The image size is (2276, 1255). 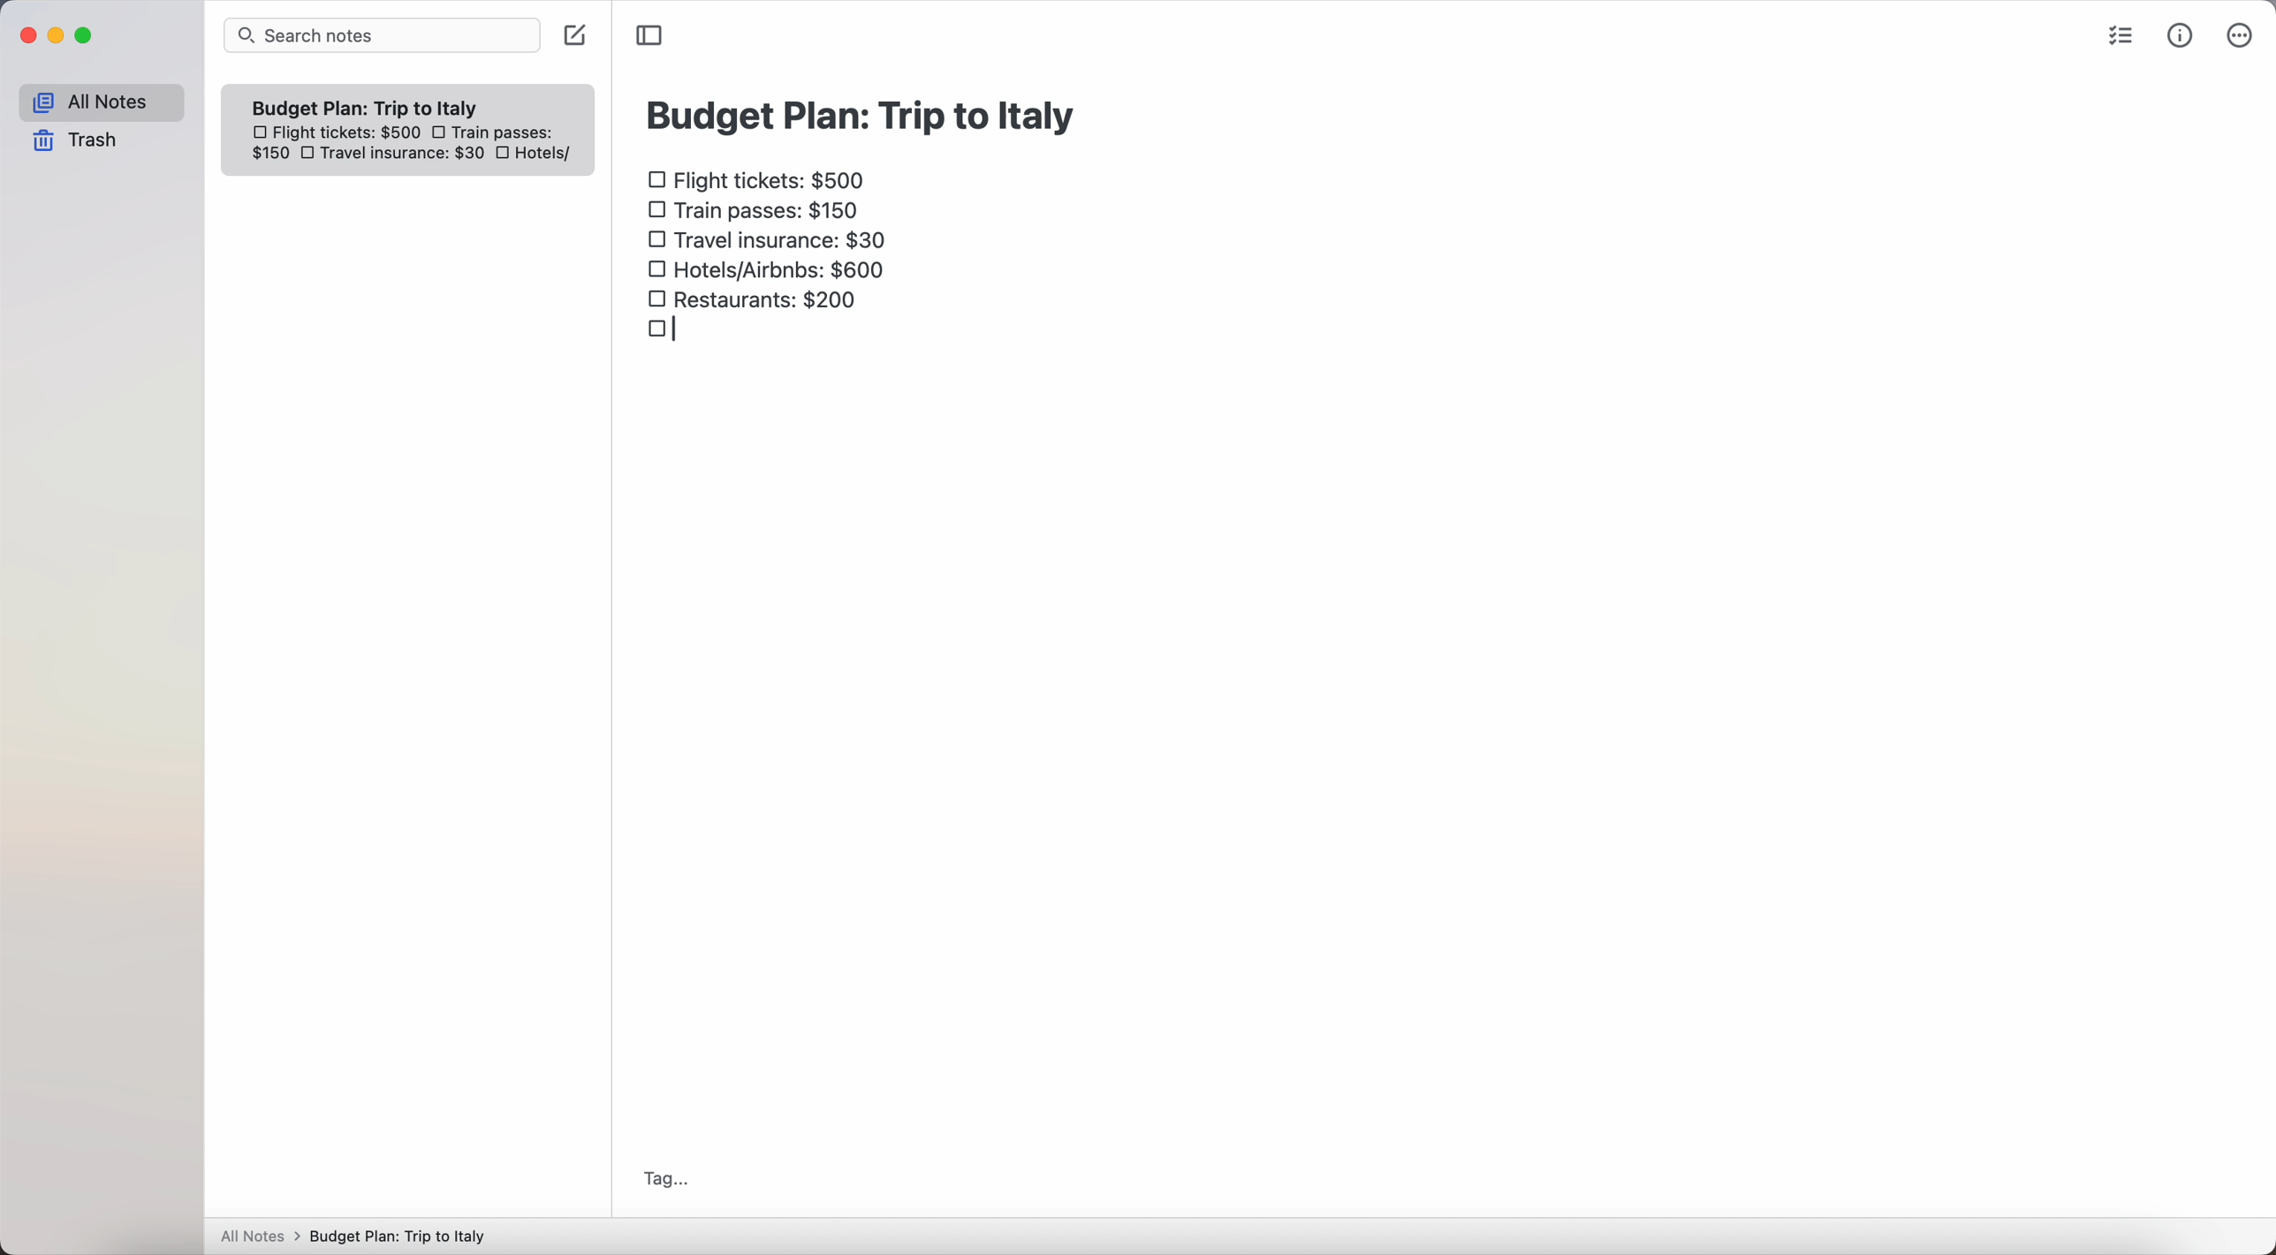 I want to click on all notes, so click(x=100, y=102).